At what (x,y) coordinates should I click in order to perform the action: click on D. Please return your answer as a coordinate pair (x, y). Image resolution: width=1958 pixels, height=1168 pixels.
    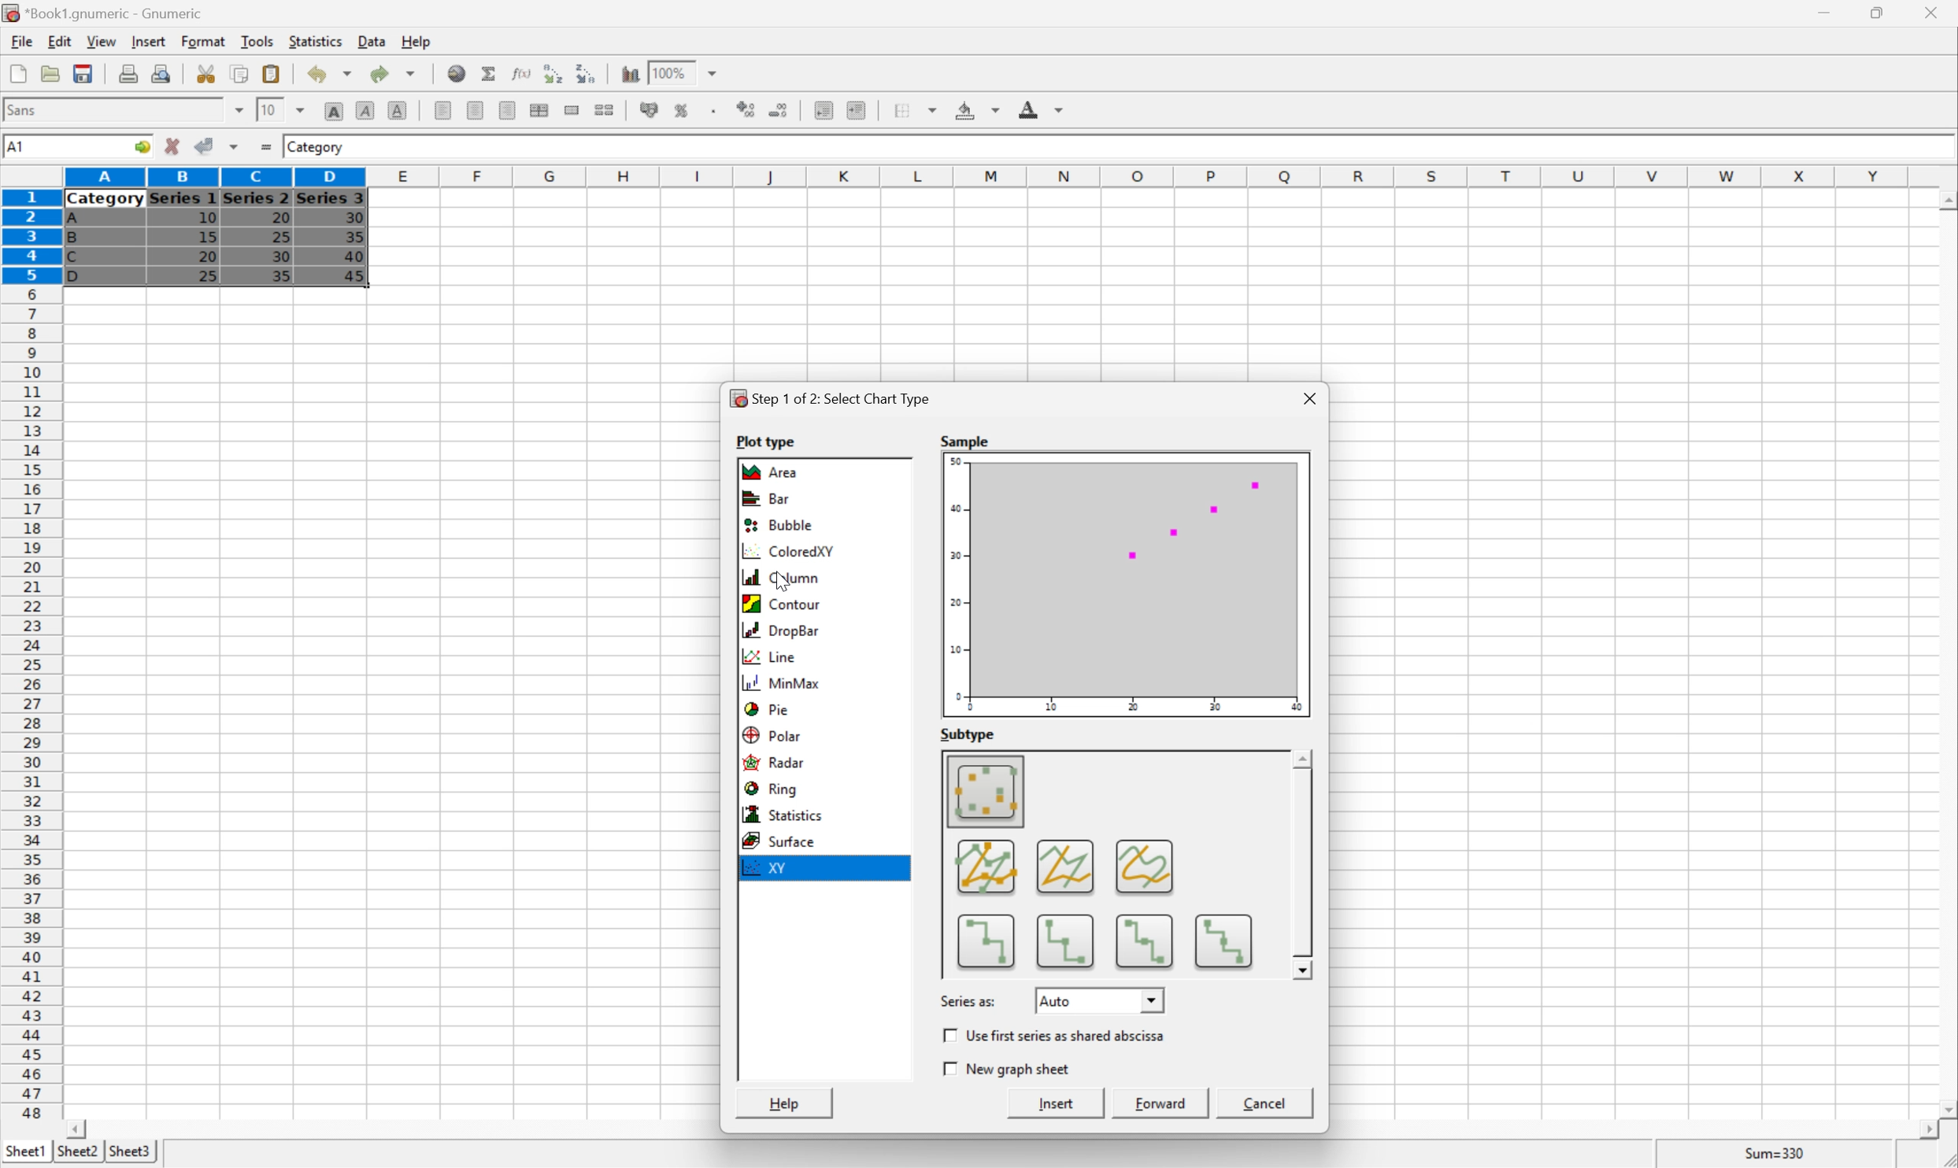
    Looking at the image, I should click on (81, 276).